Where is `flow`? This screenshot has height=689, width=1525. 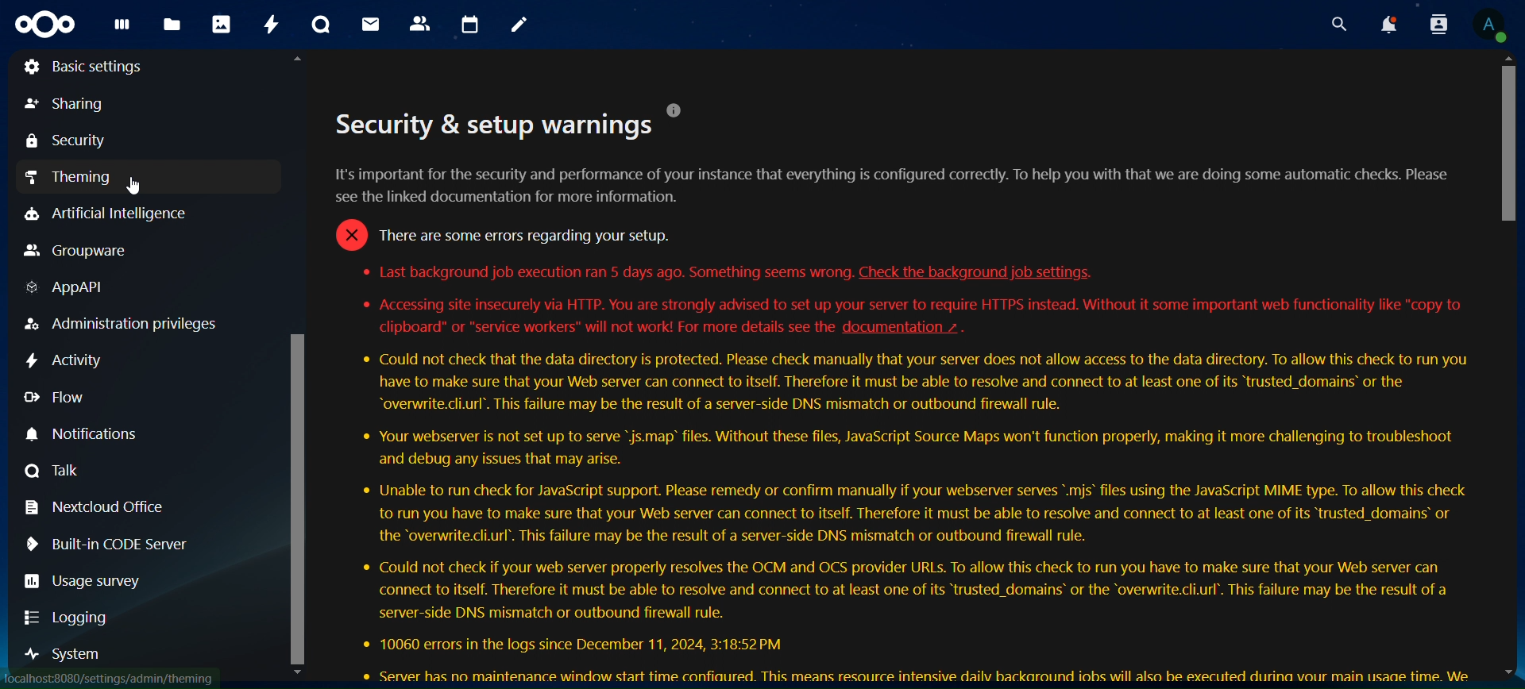 flow is located at coordinates (58, 395).